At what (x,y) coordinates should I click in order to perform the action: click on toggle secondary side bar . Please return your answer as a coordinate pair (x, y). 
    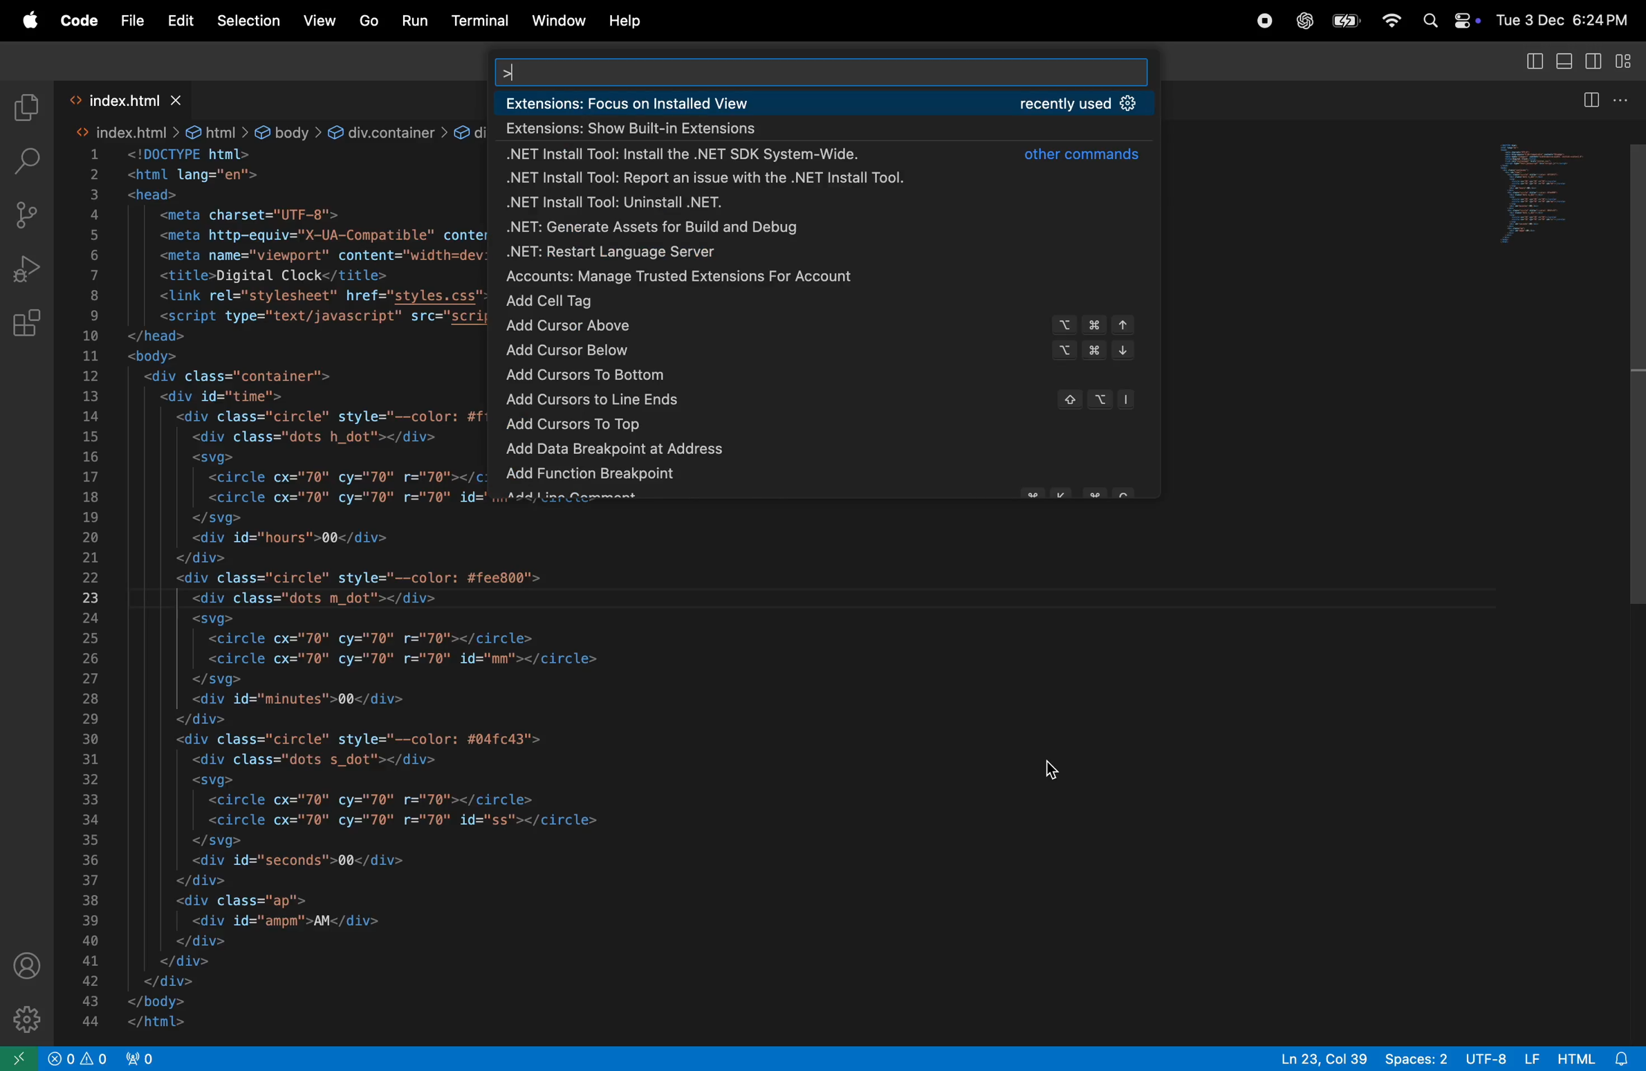
    Looking at the image, I should click on (1592, 59).